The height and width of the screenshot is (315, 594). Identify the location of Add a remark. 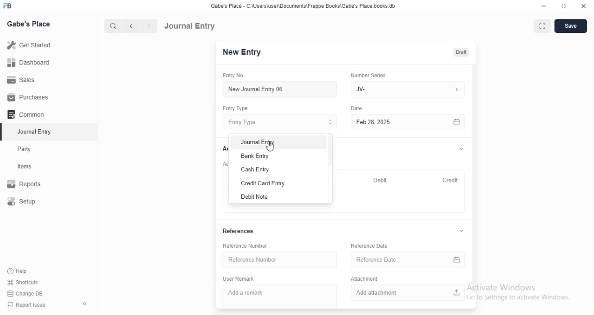
(281, 295).